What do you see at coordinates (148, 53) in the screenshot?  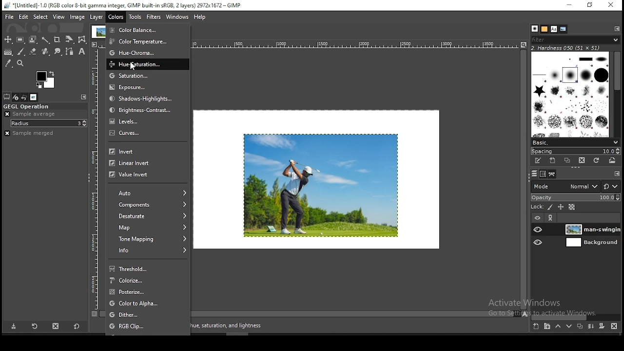 I see `hue chroma` at bounding box center [148, 53].